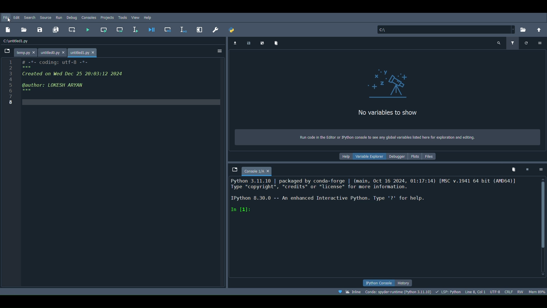 This screenshot has width=547, height=308. Describe the element at coordinates (123, 17) in the screenshot. I see `Tools` at that location.